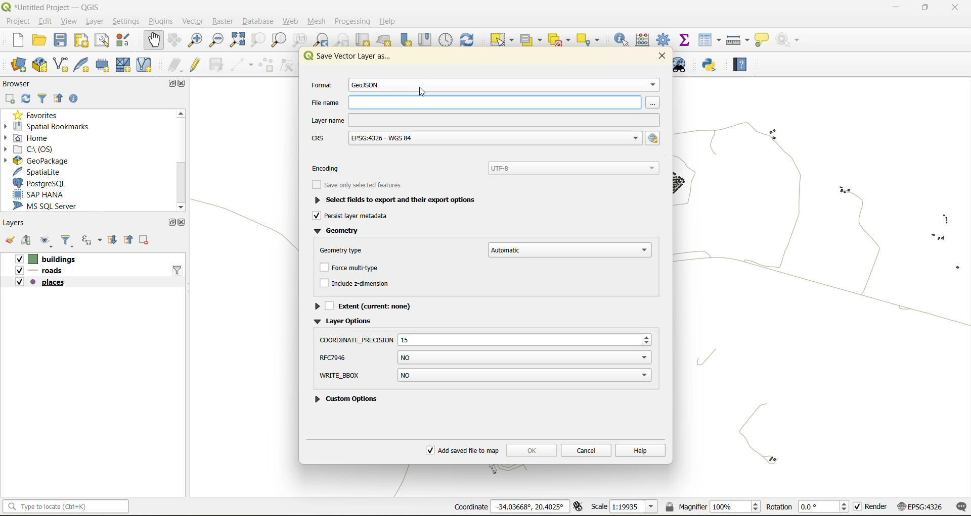 This screenshot has width=971, height=516. Describe the element at coordinates (352, 56) in the screenshot. I see `save vector layer as` at that location.